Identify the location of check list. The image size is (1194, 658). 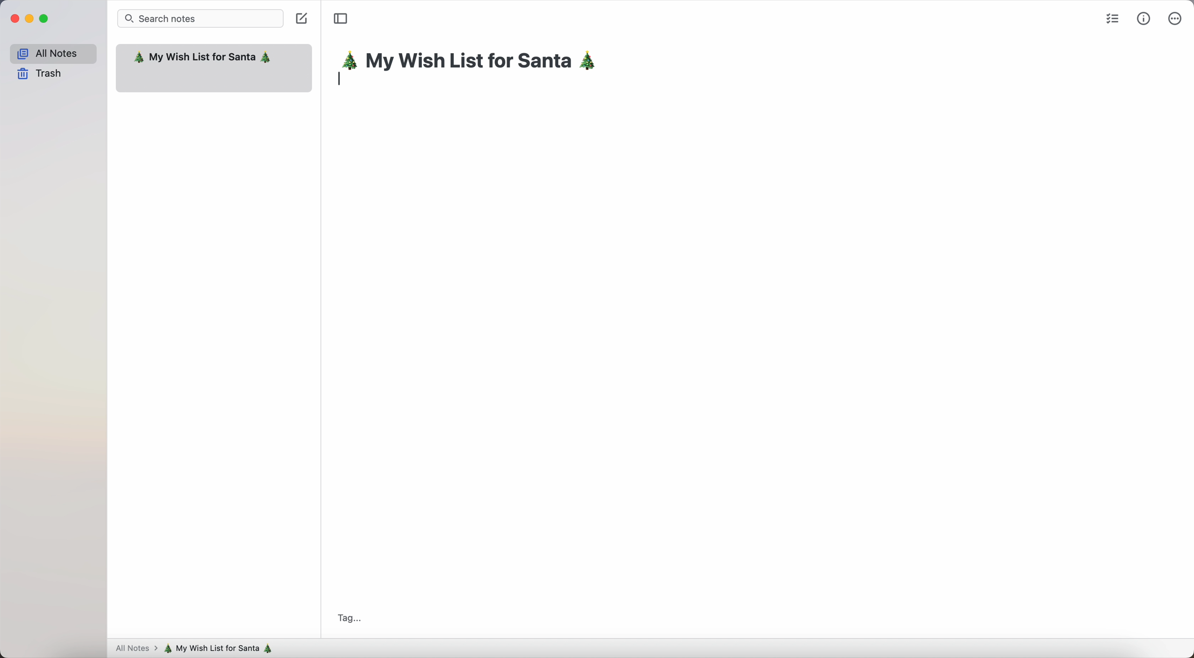
(1111, 18).